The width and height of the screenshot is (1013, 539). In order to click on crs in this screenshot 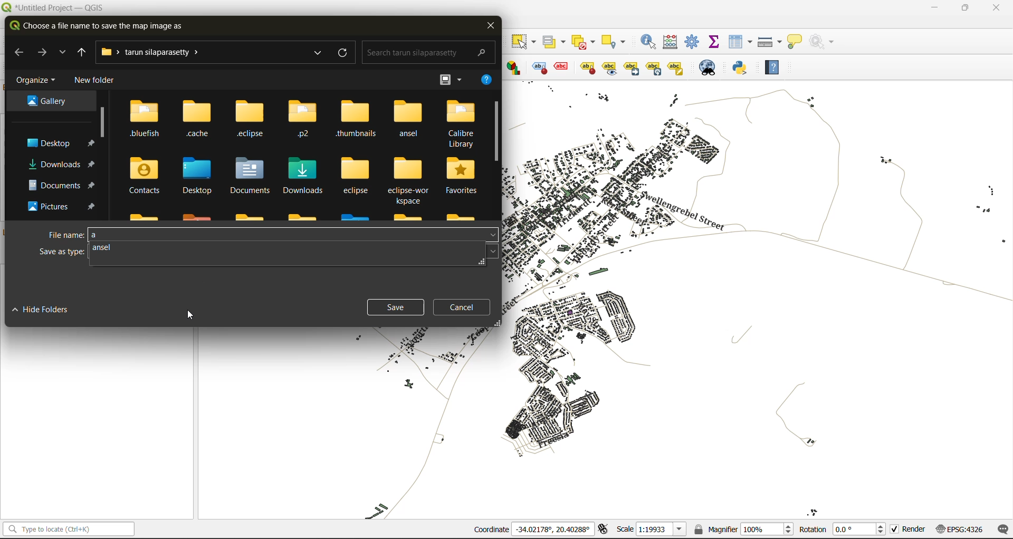, I will do `click(957, 527)`.